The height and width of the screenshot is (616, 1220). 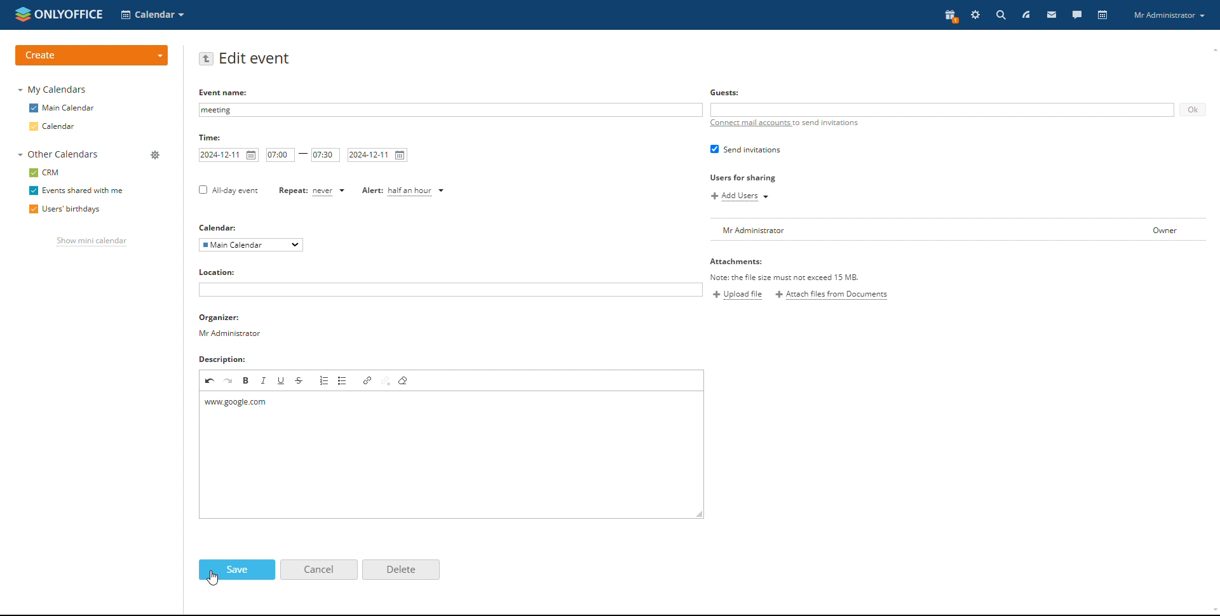 I want to click on Description:, so click(x=223, y=358).